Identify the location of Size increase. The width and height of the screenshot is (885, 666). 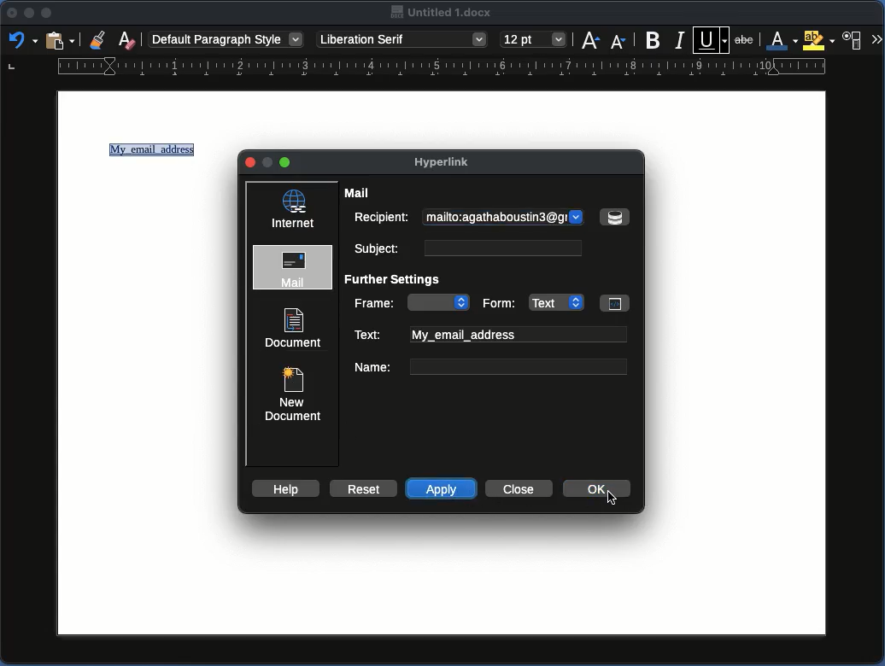
(590, 40).